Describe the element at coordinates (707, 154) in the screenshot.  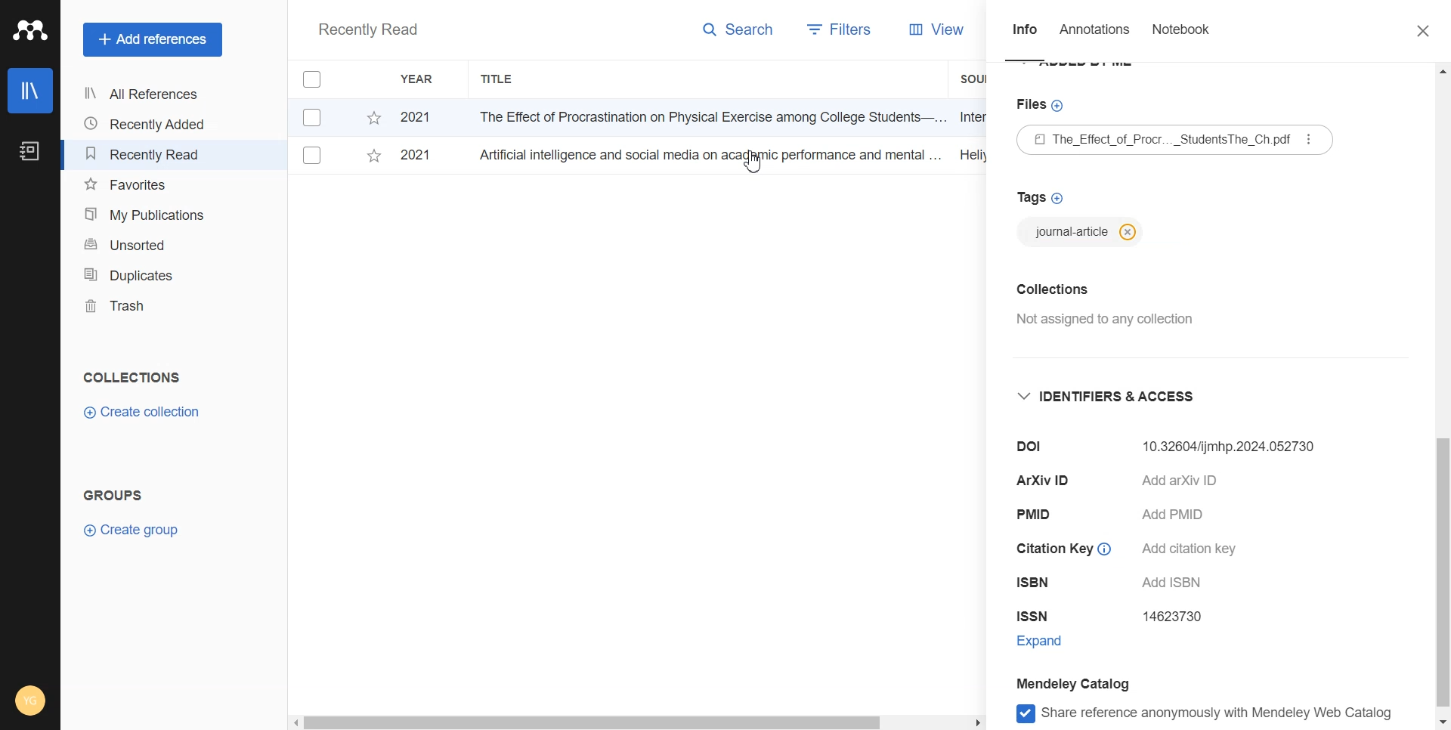
I see `Artificial intelligence and social media on academic performance and mental ...` at that location.